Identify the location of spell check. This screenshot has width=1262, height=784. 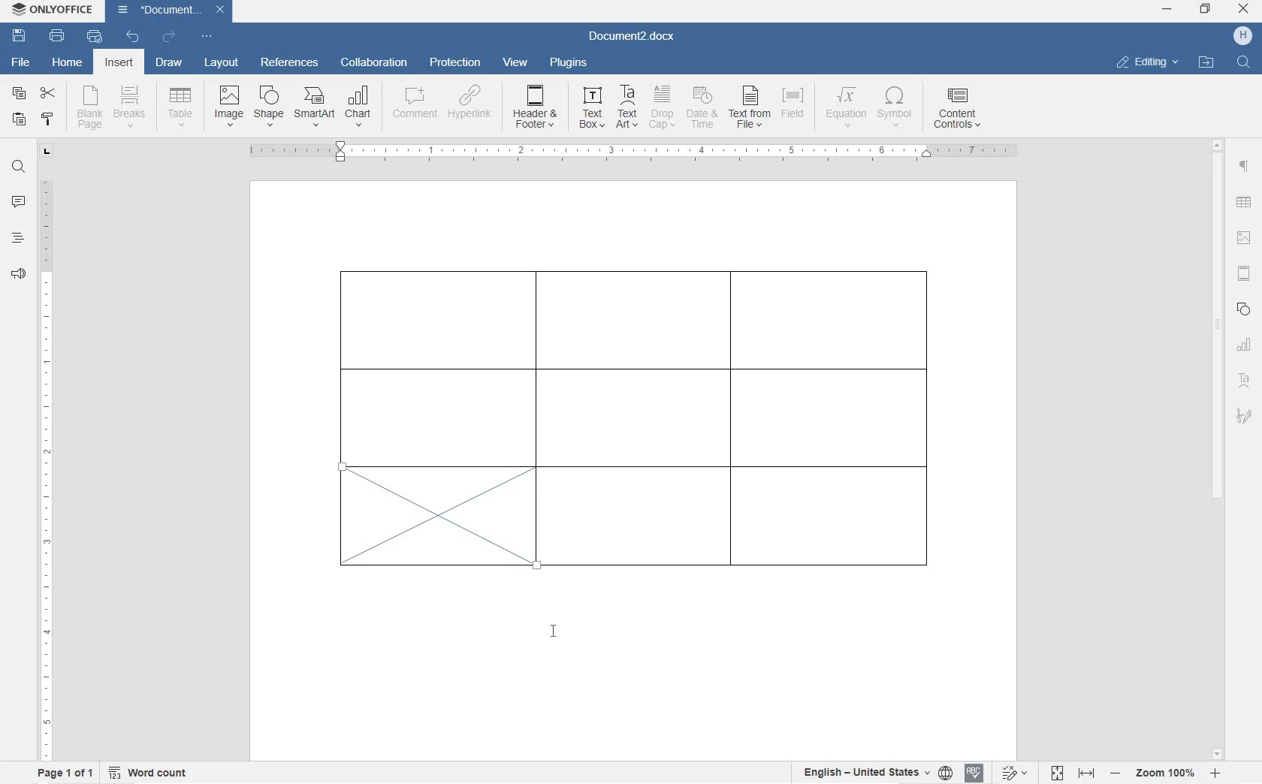
(974, 774).